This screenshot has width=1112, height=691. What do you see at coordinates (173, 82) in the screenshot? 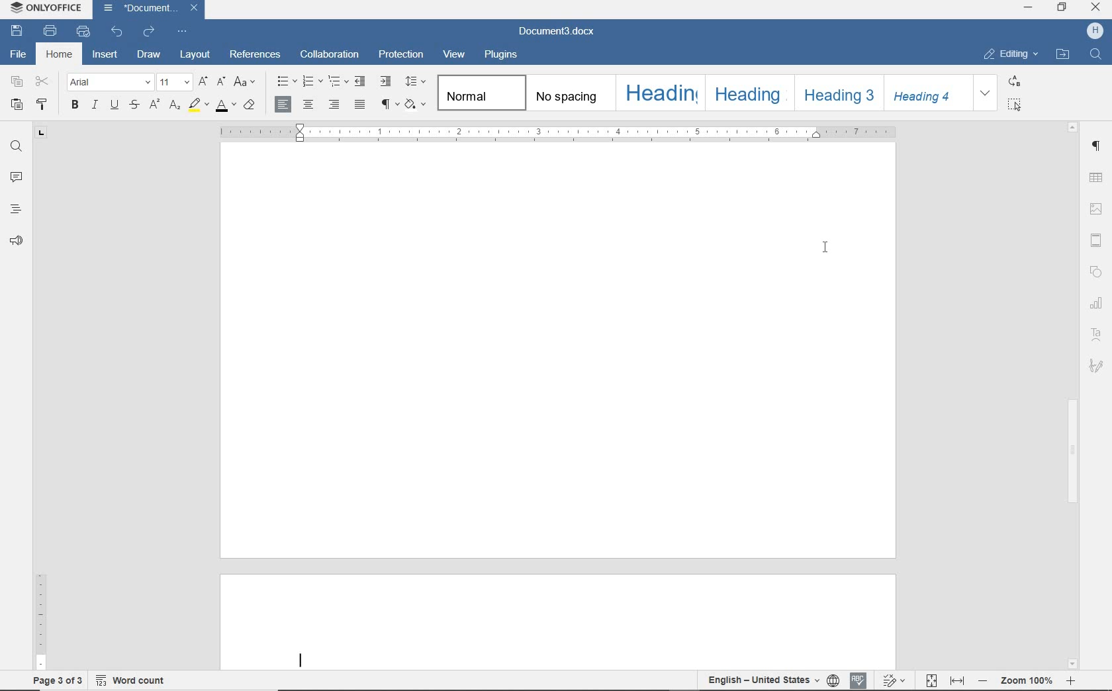
I see `FONT SIZE` at bounding box center [173, 82].